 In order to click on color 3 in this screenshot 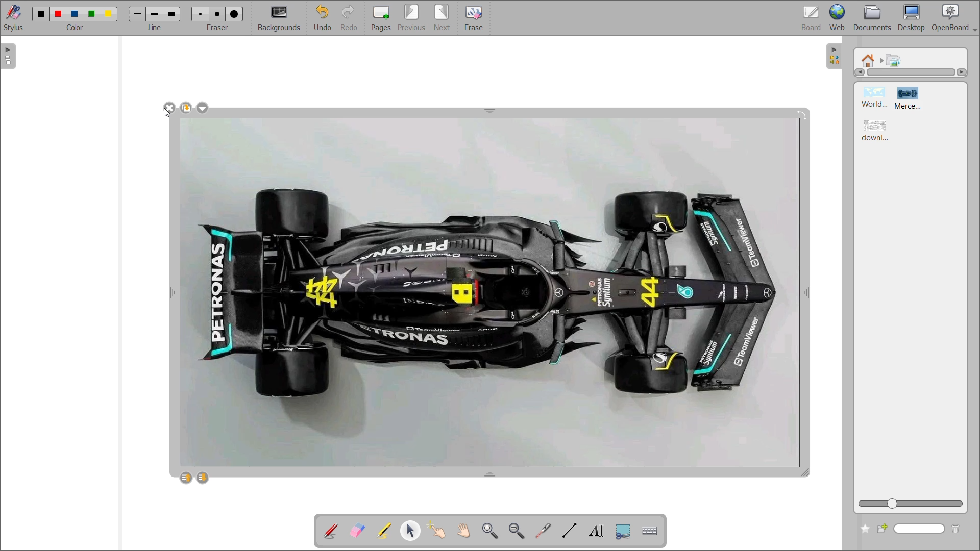, I will do `click(76, 15)`.